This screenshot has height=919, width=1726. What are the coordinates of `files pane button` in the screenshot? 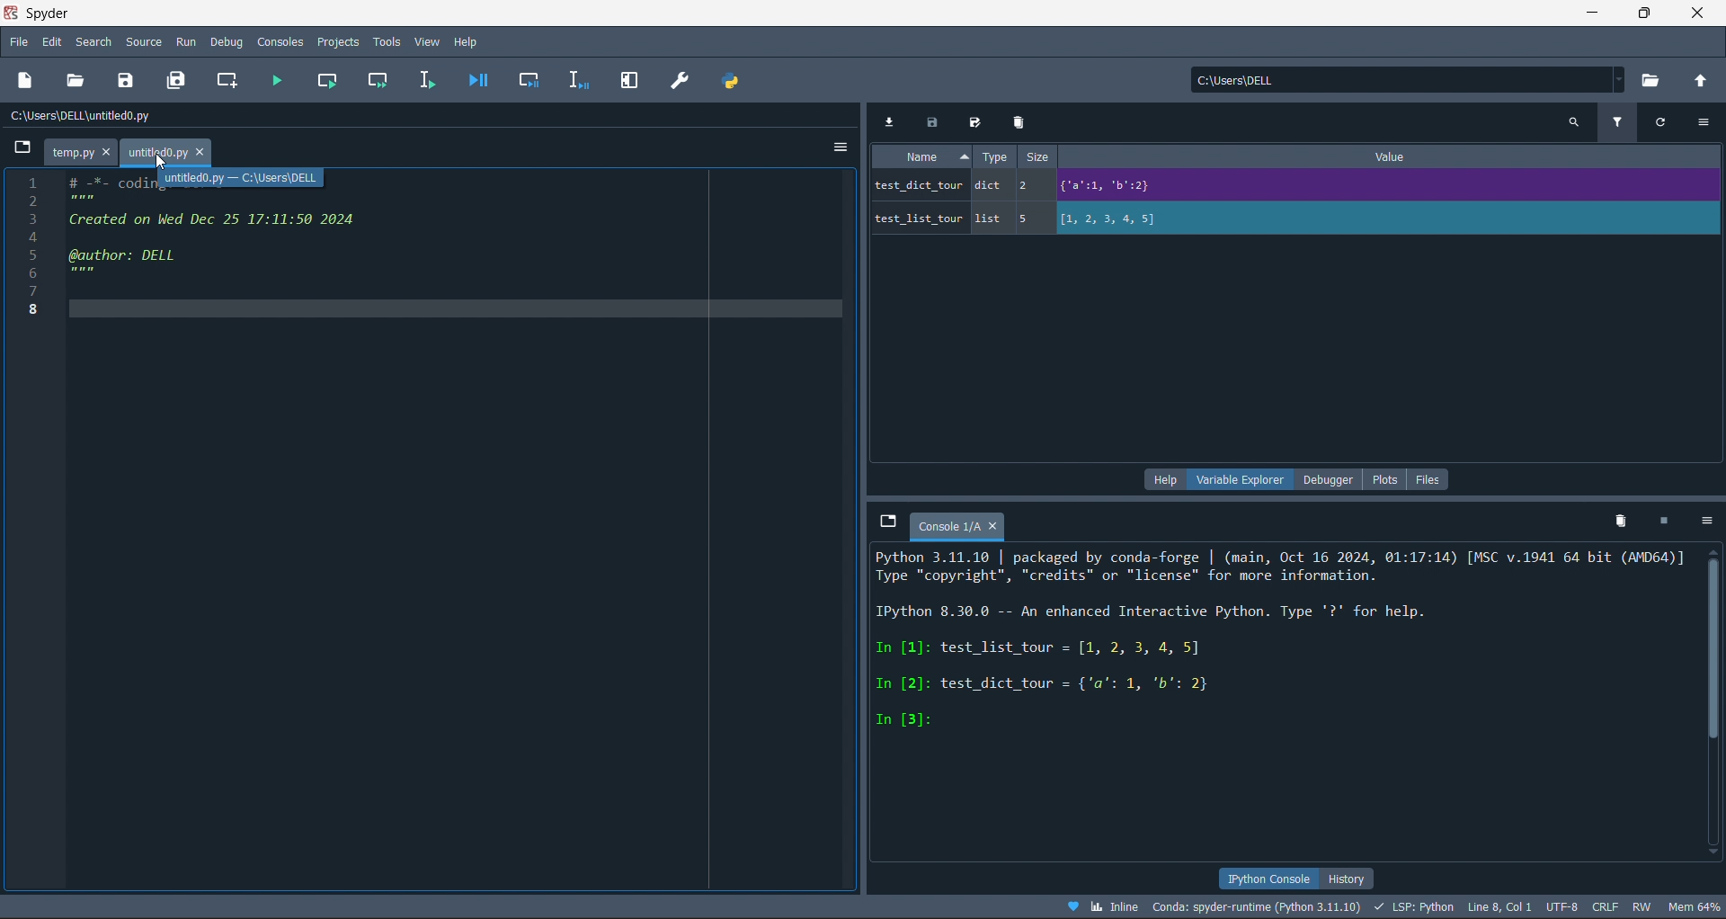 It's located at (1429, 480).